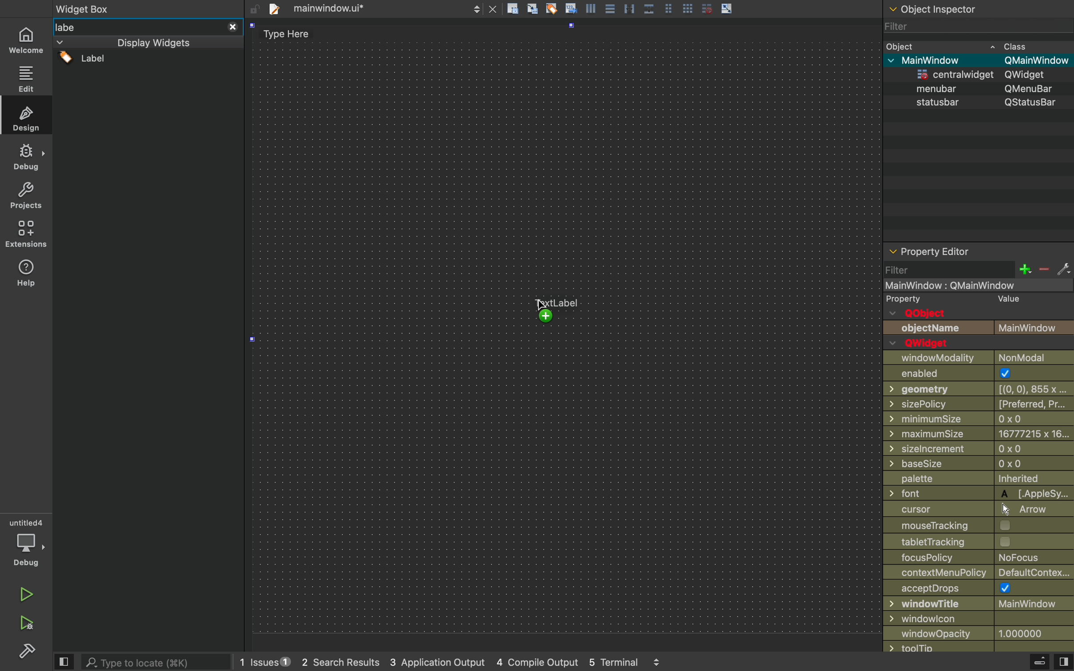  Describe the element at coordinates (631, 8) in the screenshot. I see `Parallel` at that location.